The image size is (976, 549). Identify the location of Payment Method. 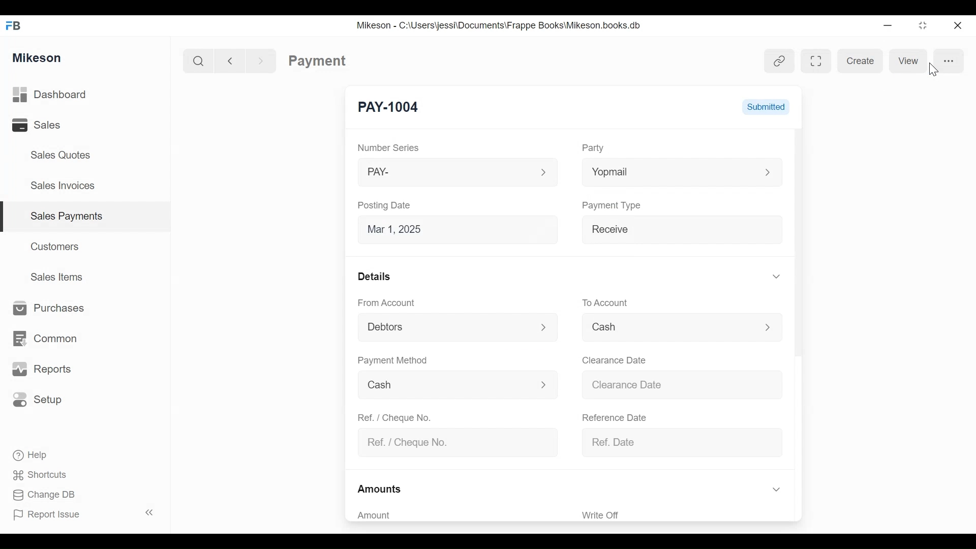
(393, 362).